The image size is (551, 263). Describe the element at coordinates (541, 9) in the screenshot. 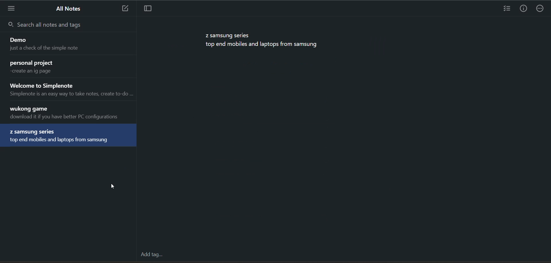

I see `actions` at that location.